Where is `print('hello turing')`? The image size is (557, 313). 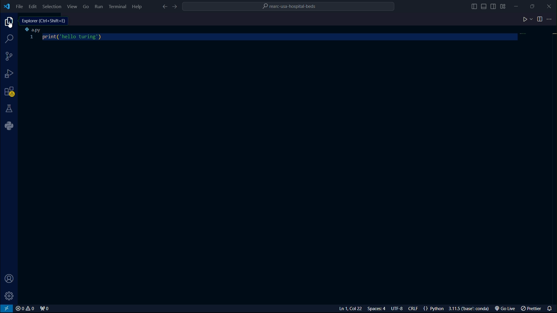 print('hello turing') is located at coordinates (74, 38).